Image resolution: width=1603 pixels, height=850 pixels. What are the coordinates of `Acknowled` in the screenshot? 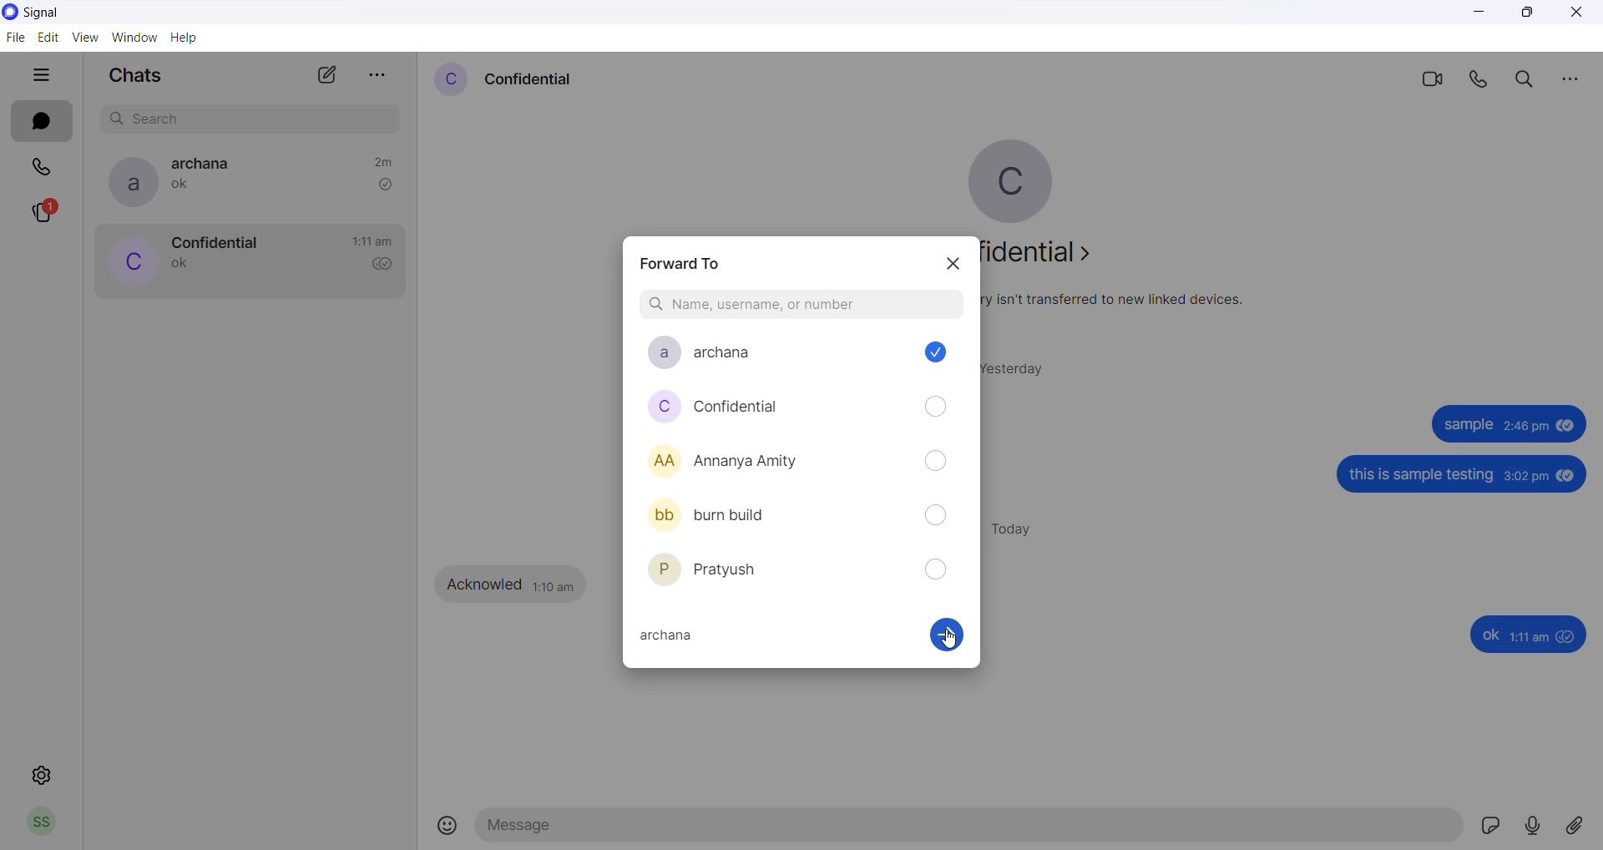 It's located at (486, 584).